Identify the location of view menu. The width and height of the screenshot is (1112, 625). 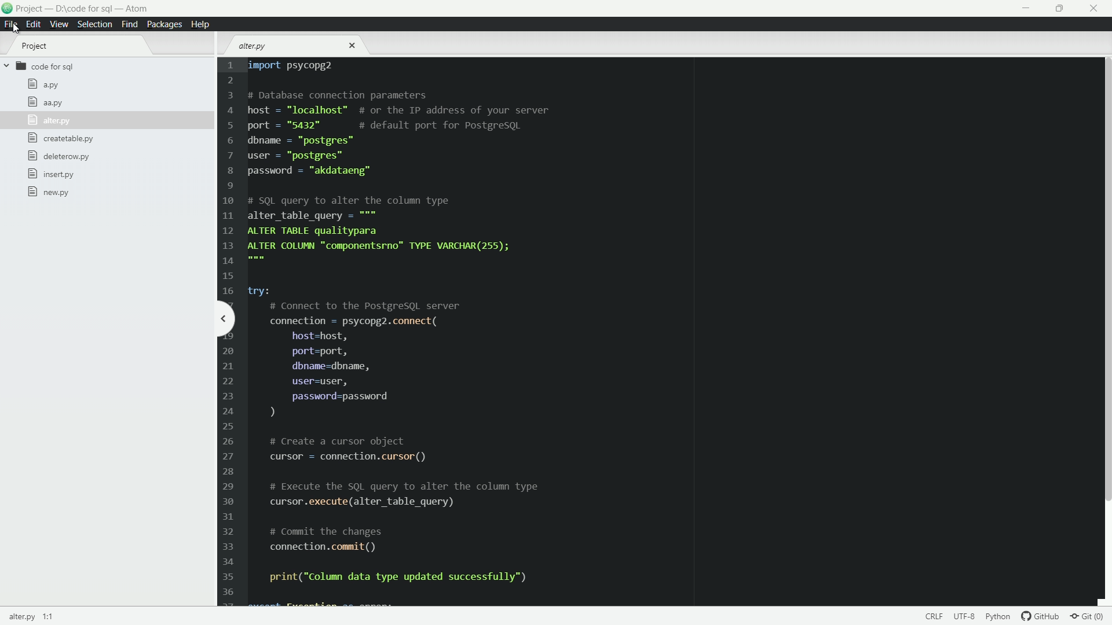
(58, 24).